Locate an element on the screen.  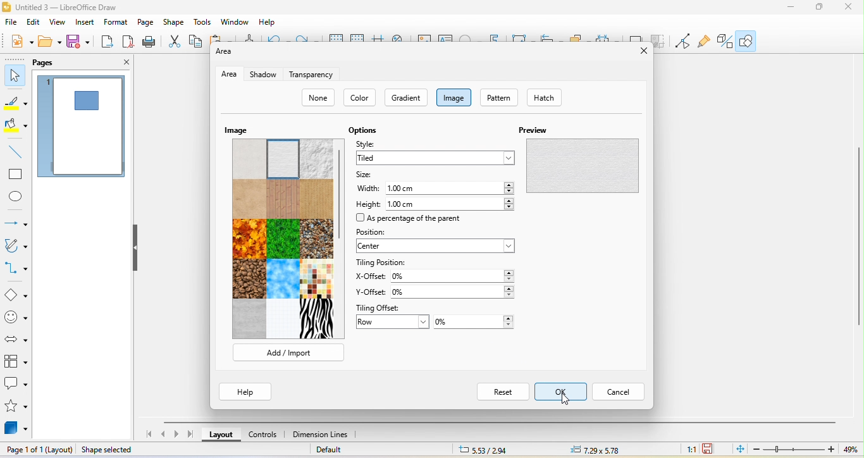
show draw function is located at coordinates (750, 42).